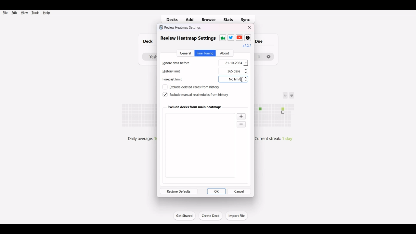  Describe the element at coordinates (35, 13) in the screenshot. I see `Tools` at that location.